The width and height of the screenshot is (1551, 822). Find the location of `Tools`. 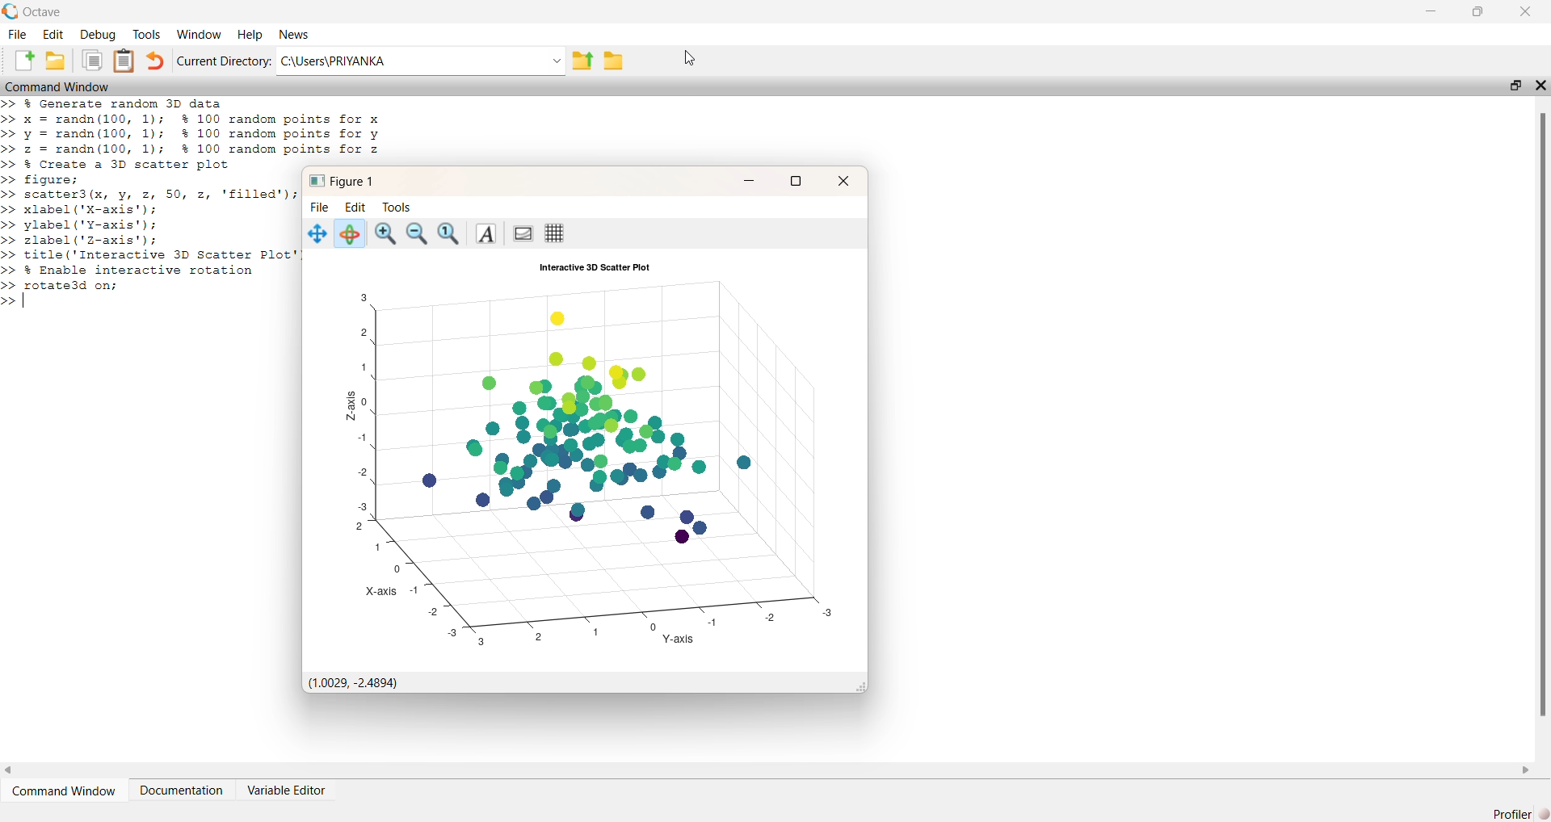

Tools is located at coordinates (146, 35).